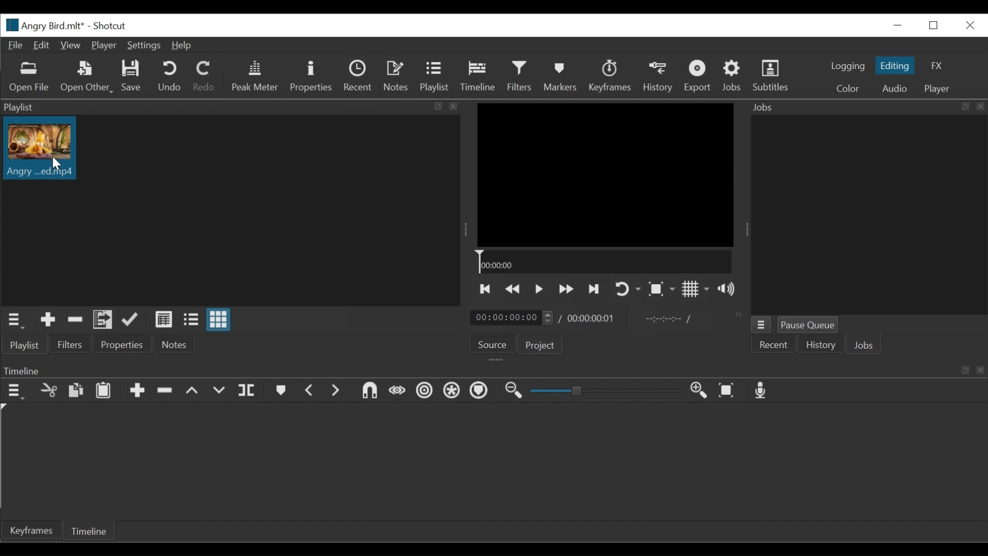  I want to click on Skip to the previous point, so click(487, 290).